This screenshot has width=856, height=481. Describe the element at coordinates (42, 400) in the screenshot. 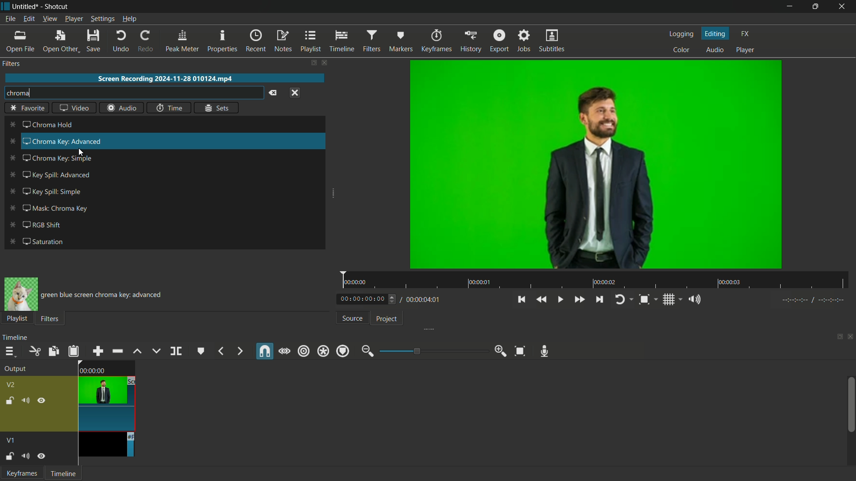

I see `hide` at that location.